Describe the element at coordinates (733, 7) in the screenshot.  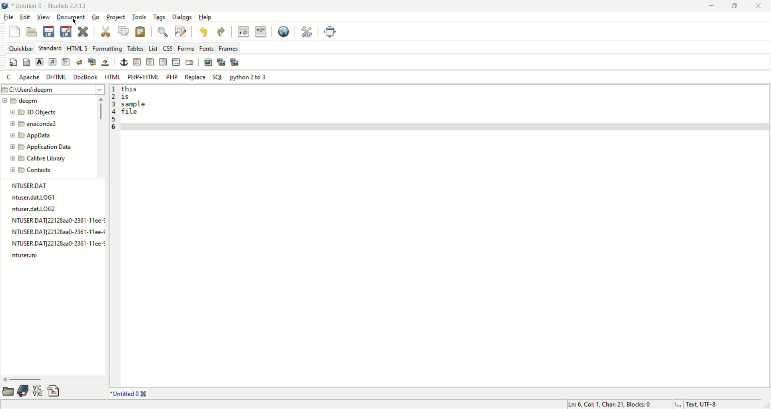
I see `maximize` at that location.